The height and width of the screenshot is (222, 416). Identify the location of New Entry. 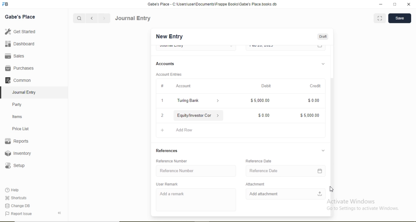
(169, 37).